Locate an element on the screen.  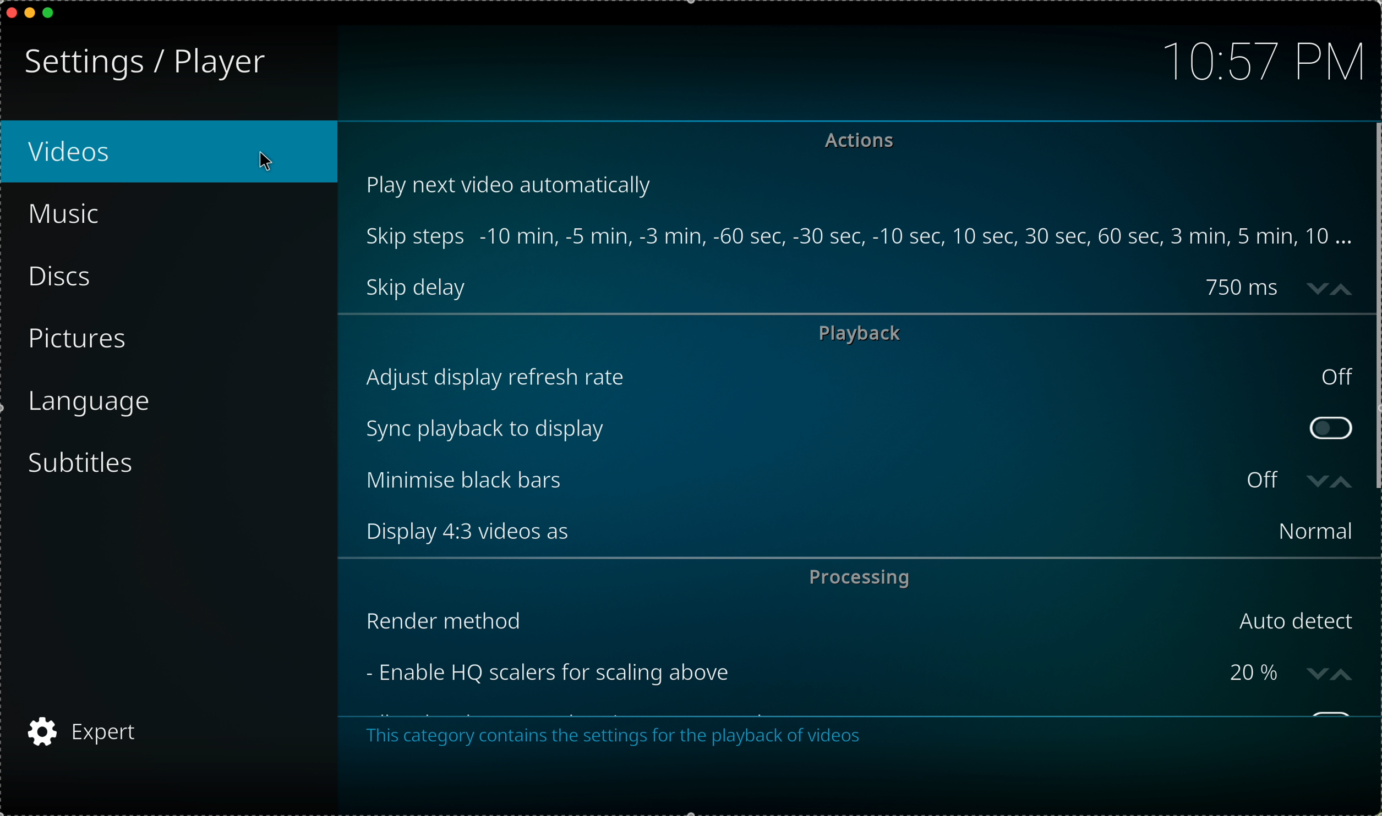
decrease value is located at coordinates (1316, 477).